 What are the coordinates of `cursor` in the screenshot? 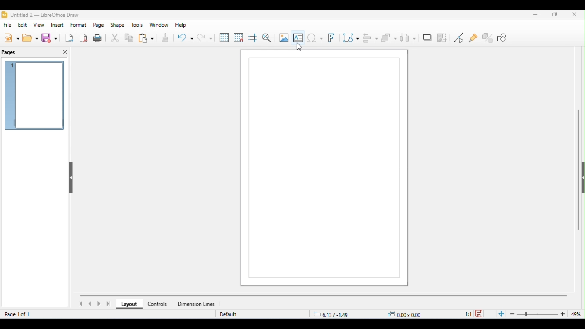 It's located at (300, 47).